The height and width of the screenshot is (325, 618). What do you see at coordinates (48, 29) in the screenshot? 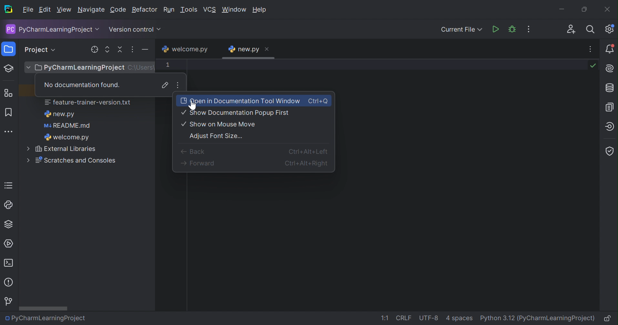
I see `PyCharmLearningProject` at bounding box center [48, 29].